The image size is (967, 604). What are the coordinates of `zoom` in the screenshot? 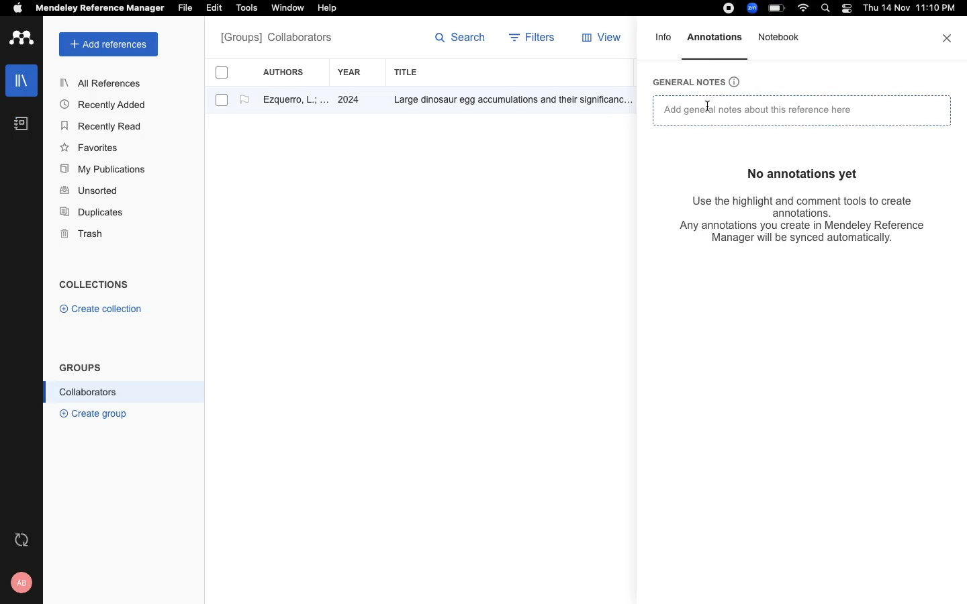 It's located at (754, 8).